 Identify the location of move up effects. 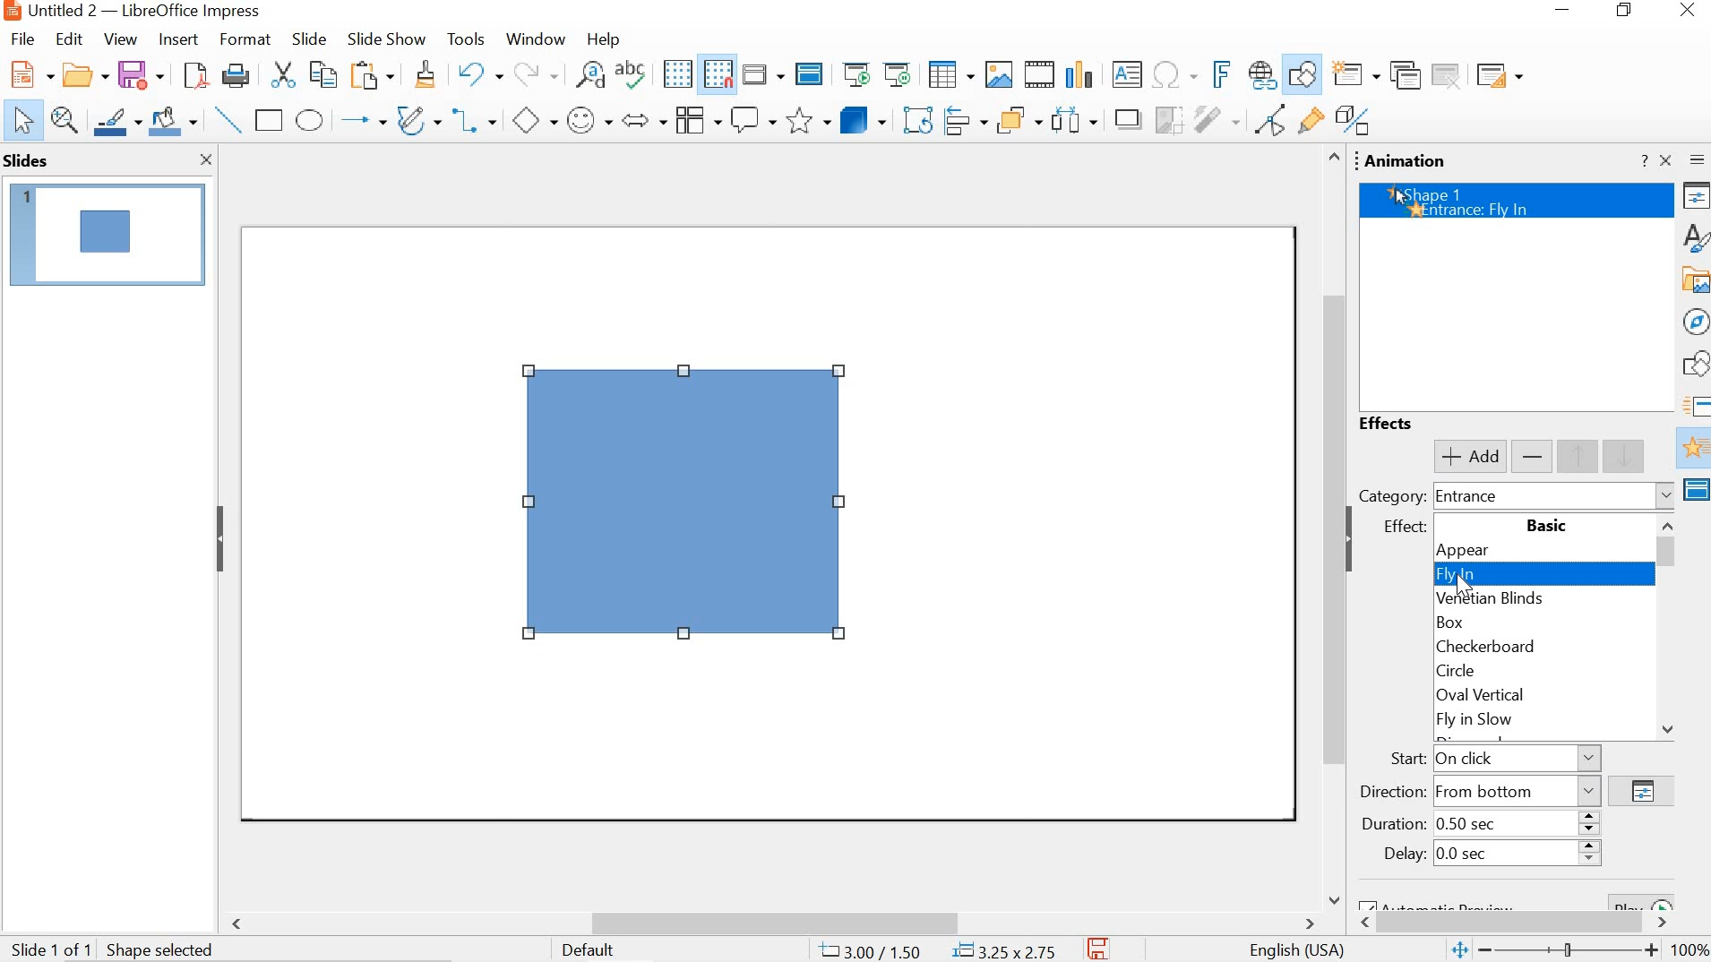
(1606, 456).